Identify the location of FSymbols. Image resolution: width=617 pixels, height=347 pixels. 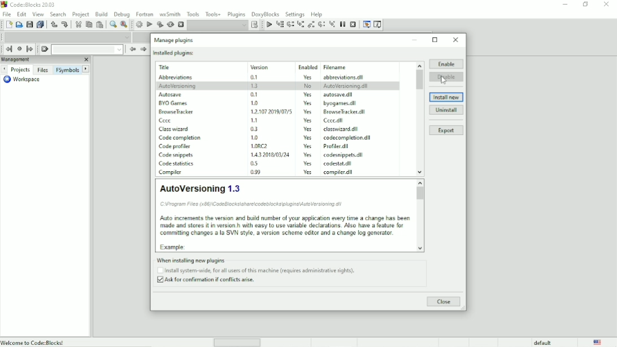
(67, 70).